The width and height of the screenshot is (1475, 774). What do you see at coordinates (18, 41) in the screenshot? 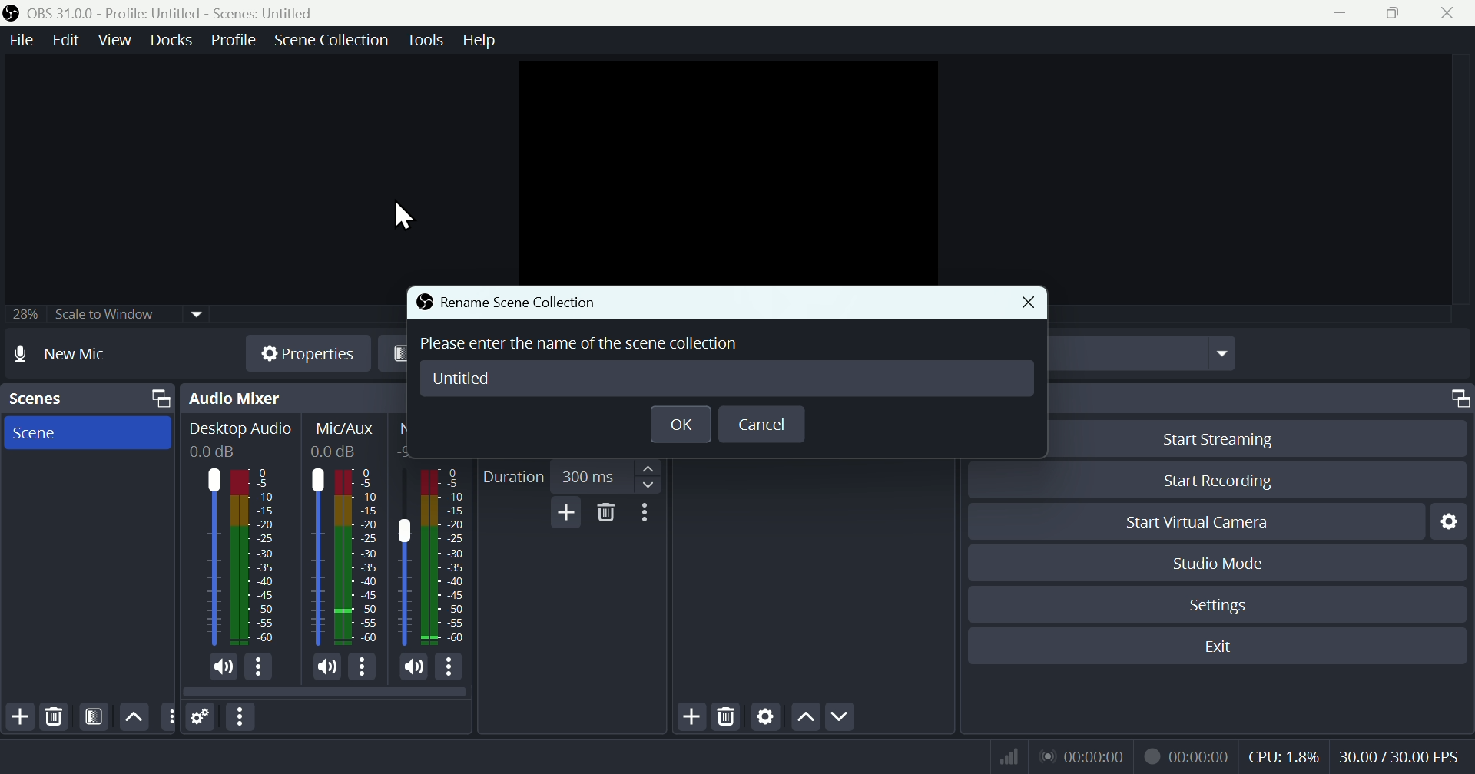
I see `File ` at bounding box center [18, 41].